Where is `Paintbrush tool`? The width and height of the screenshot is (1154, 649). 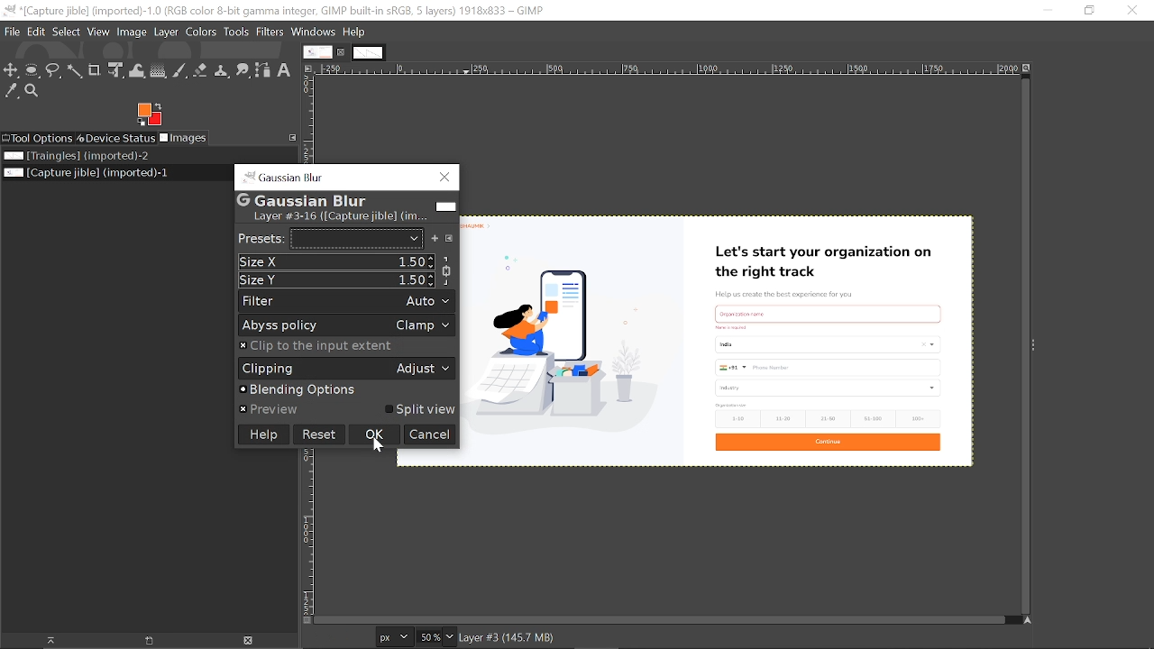 Paintbrush tool is located at coordinates (179, 70).